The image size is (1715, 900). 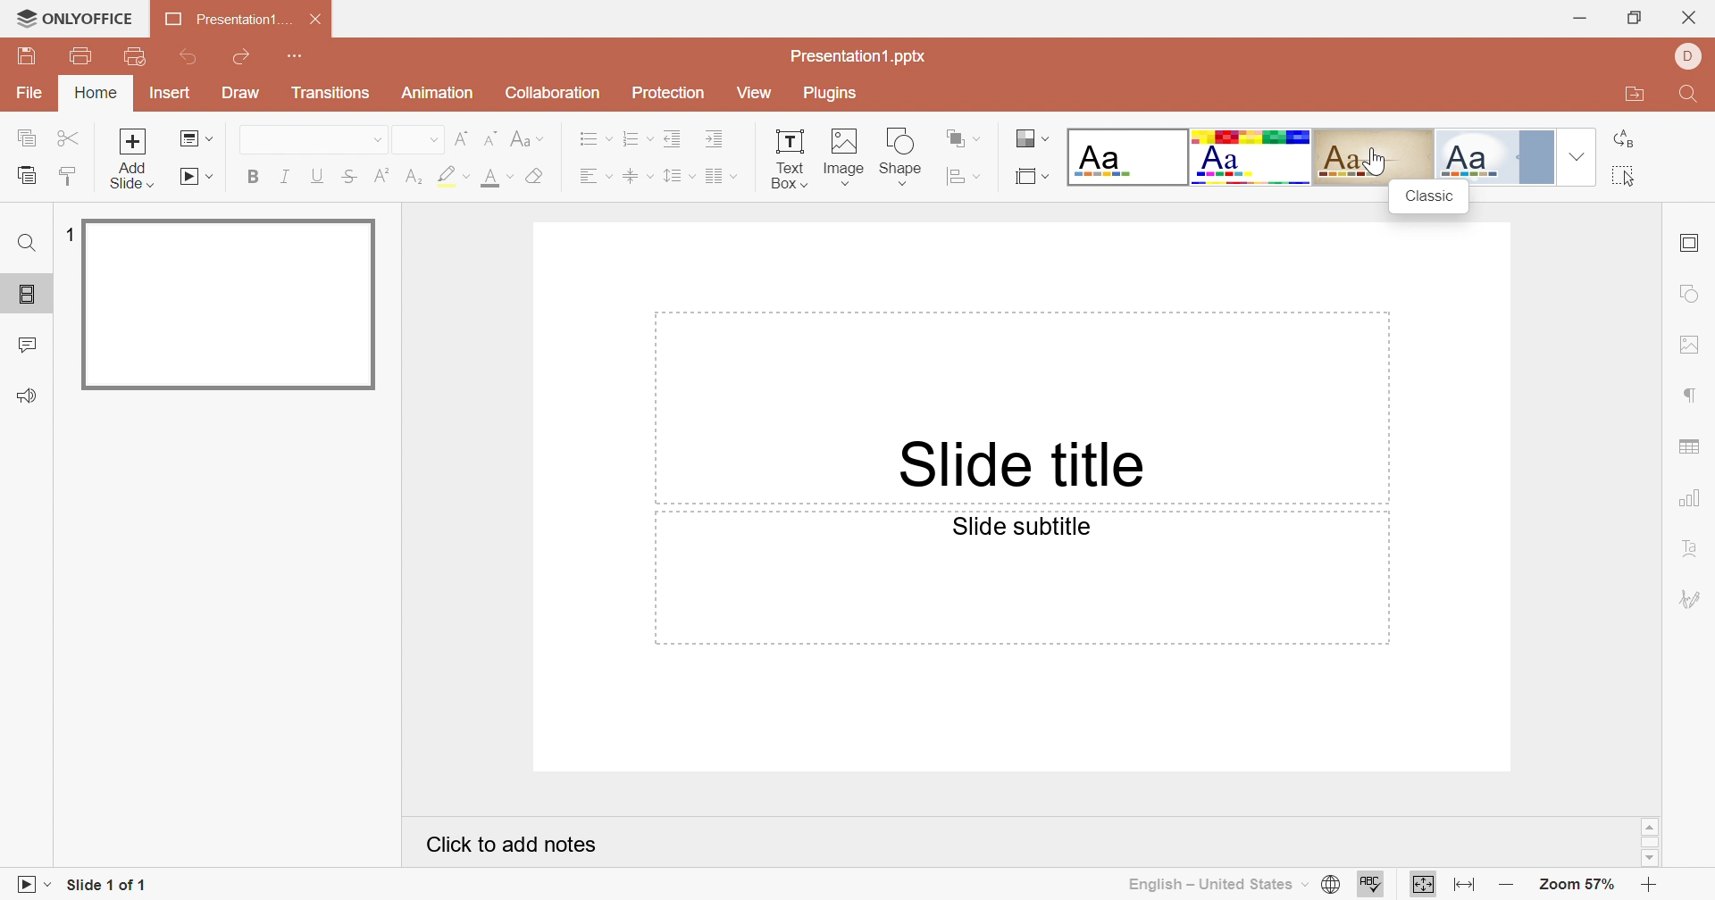 What do you see at coordinates (791, 157) in the screenshot?
I see `Text Box` at bounding box center [791, 157].